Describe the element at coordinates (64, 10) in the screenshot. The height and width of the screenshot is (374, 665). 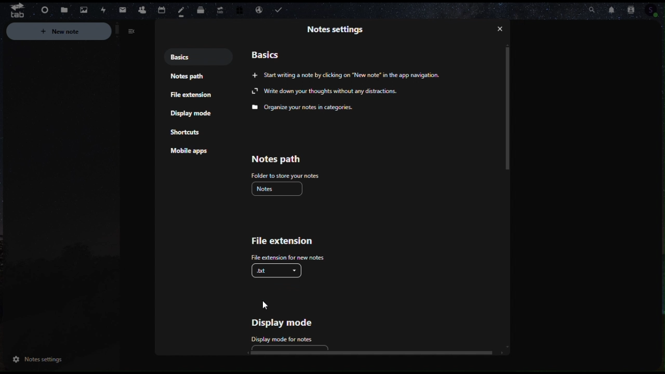
I see `Files` at that location.